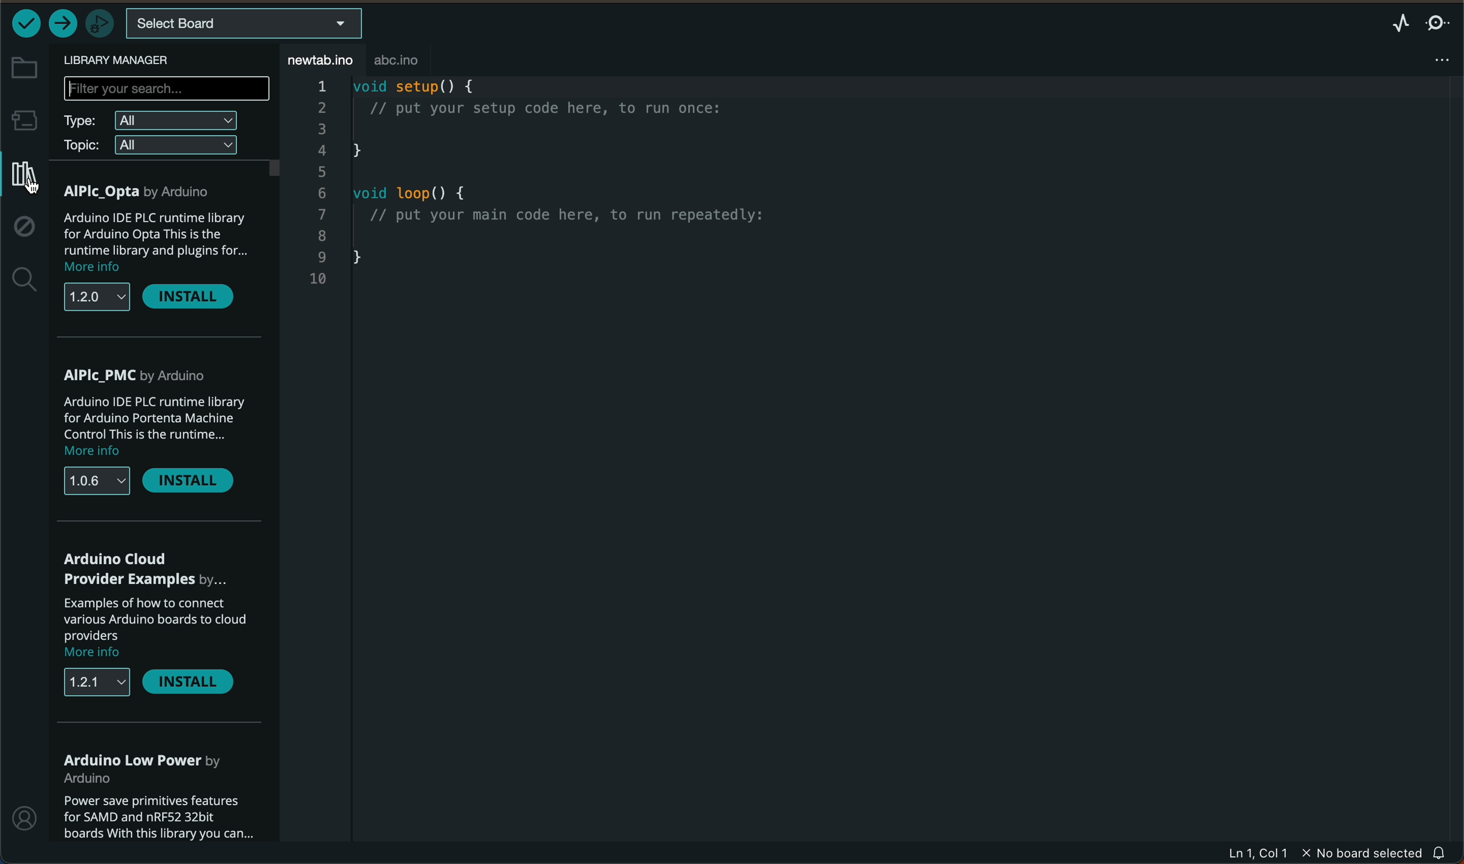 The height and width of the screenshot is (864, 1464). I want to click on cloud provider, so click(142, 569).